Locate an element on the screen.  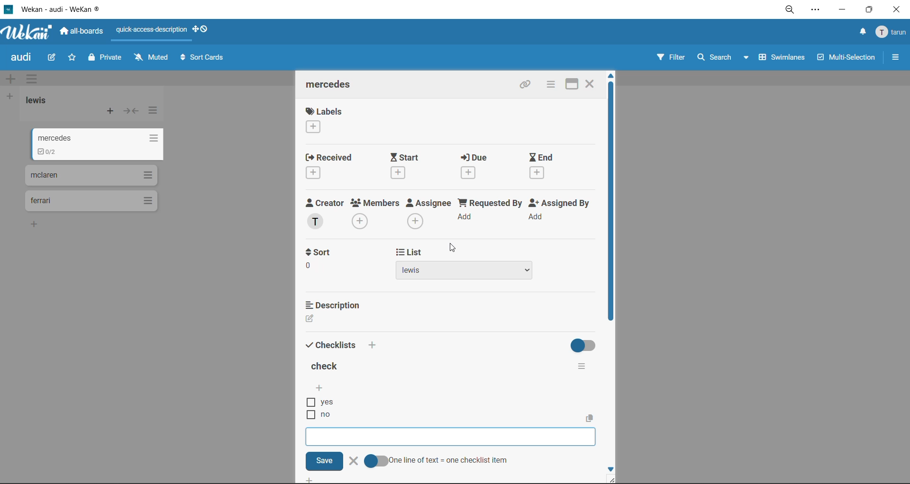
cursor is located at coordinates (454, 250).